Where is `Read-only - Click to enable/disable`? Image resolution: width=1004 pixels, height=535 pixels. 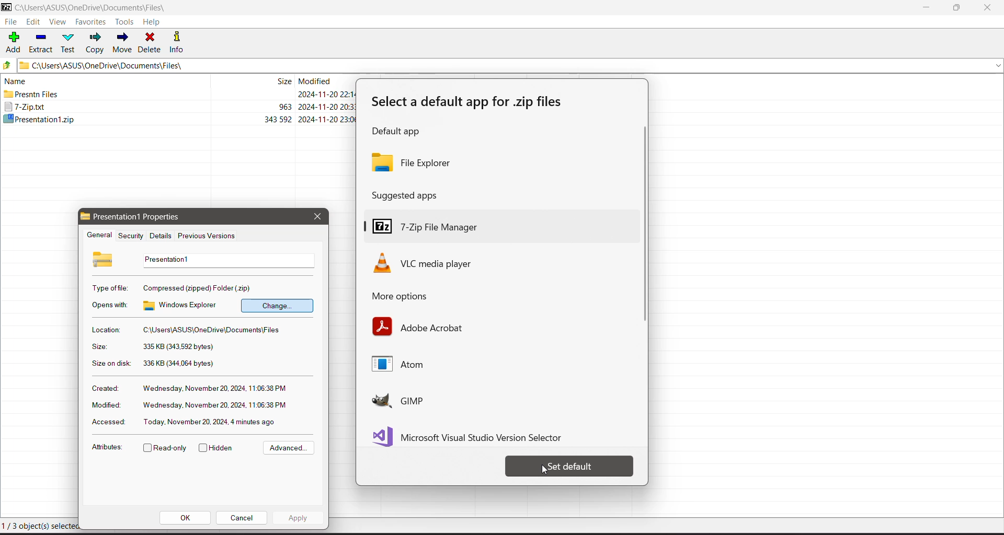
Read-only - Click to enable/disable is located at coordinates (165, 449).